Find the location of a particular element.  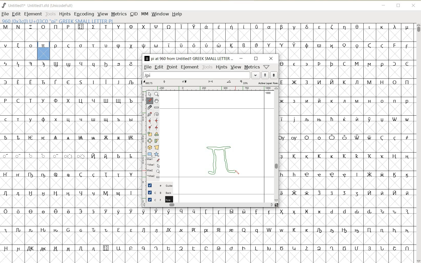

HINTS is located at coordinates (64, 14).